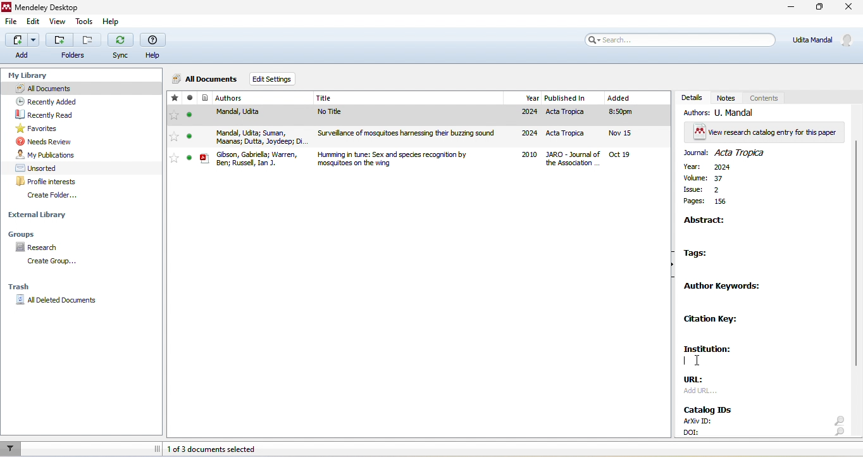  Describe the element at coordinates (175, 99) in the screenshot. I see `add this reference to favourites ` at that location.